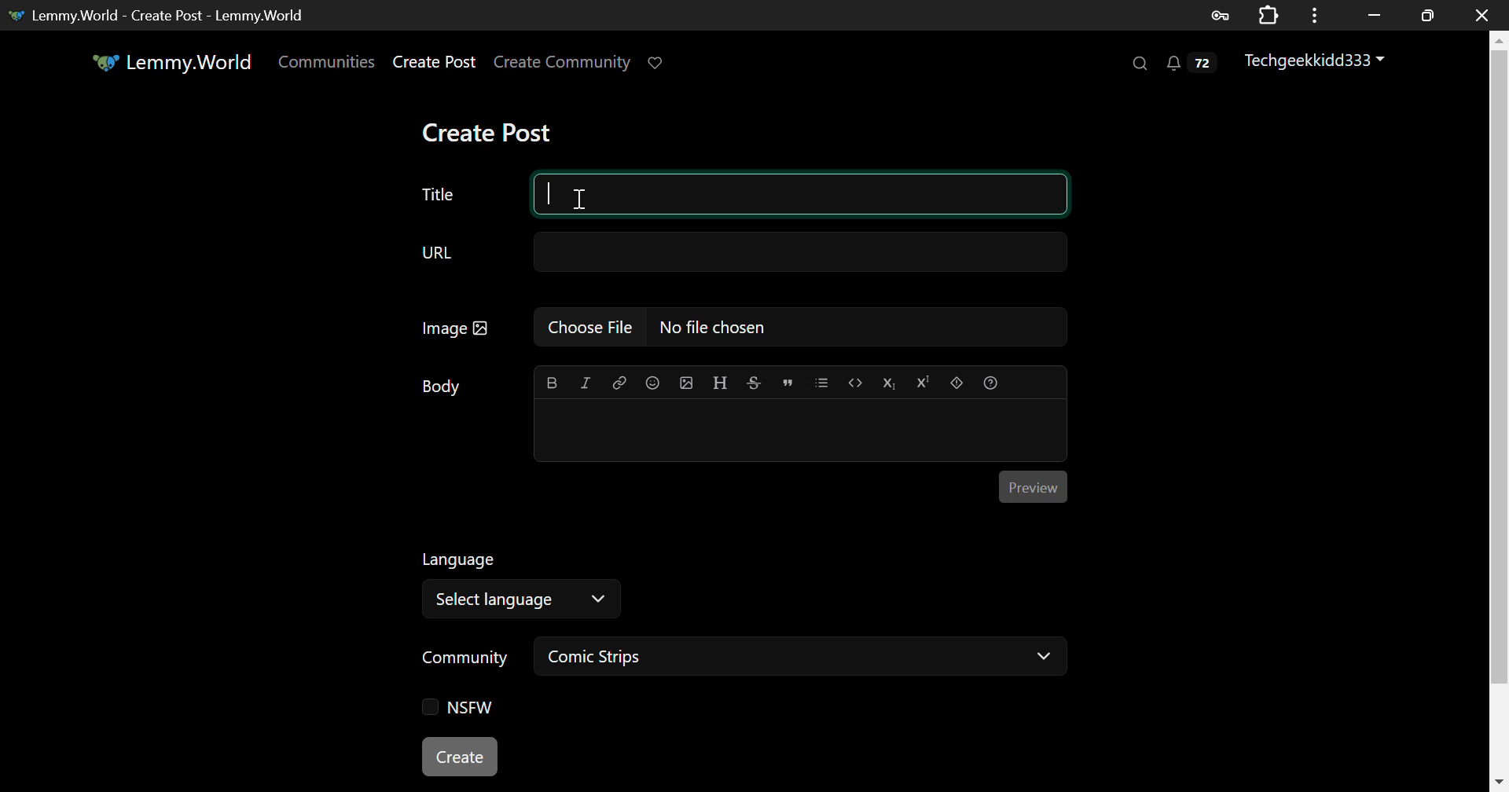 The height and width of the screenshot is (792, 1509). I want to click on Community: Comic Strips, so click(737, 659).